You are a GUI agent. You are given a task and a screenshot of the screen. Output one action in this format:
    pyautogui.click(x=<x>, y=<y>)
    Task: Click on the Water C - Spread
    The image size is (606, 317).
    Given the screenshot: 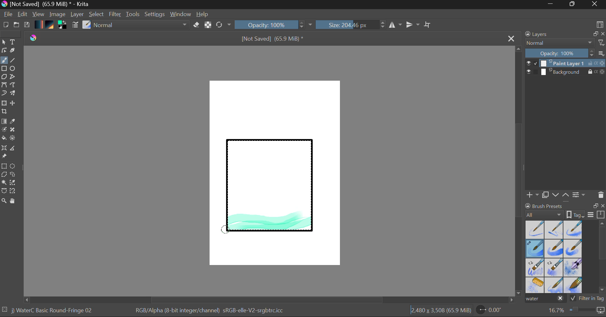 What is the action you would take?
    pyautogui.click(x=555, y=285)
    